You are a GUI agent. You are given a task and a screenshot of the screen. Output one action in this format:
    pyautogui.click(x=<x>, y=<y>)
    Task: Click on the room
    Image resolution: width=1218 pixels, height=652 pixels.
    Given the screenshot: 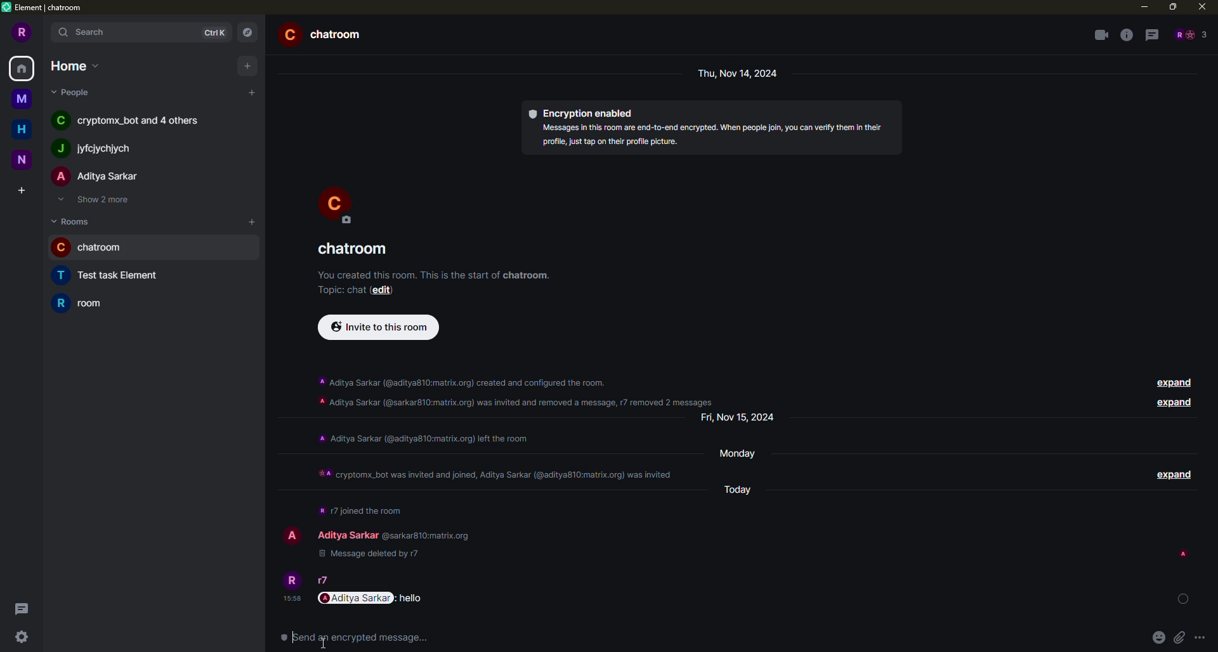 What is the action you would take?
    pyautogui.click(x=326, y=34)
    